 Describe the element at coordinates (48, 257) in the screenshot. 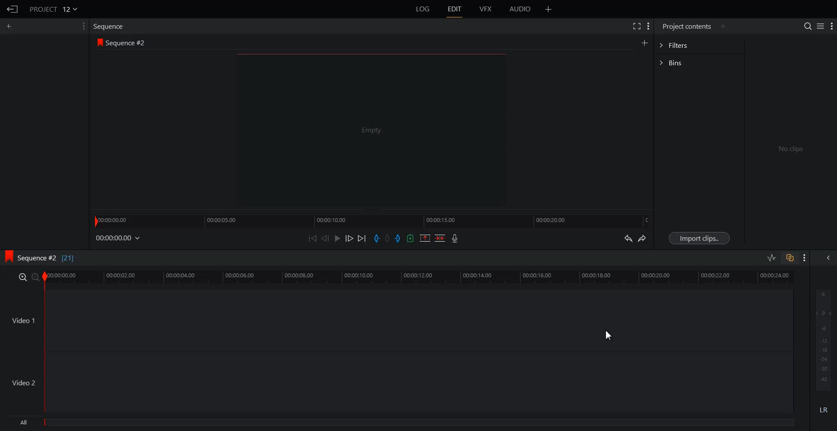

I see `Sequence #2 [21]` at that location.